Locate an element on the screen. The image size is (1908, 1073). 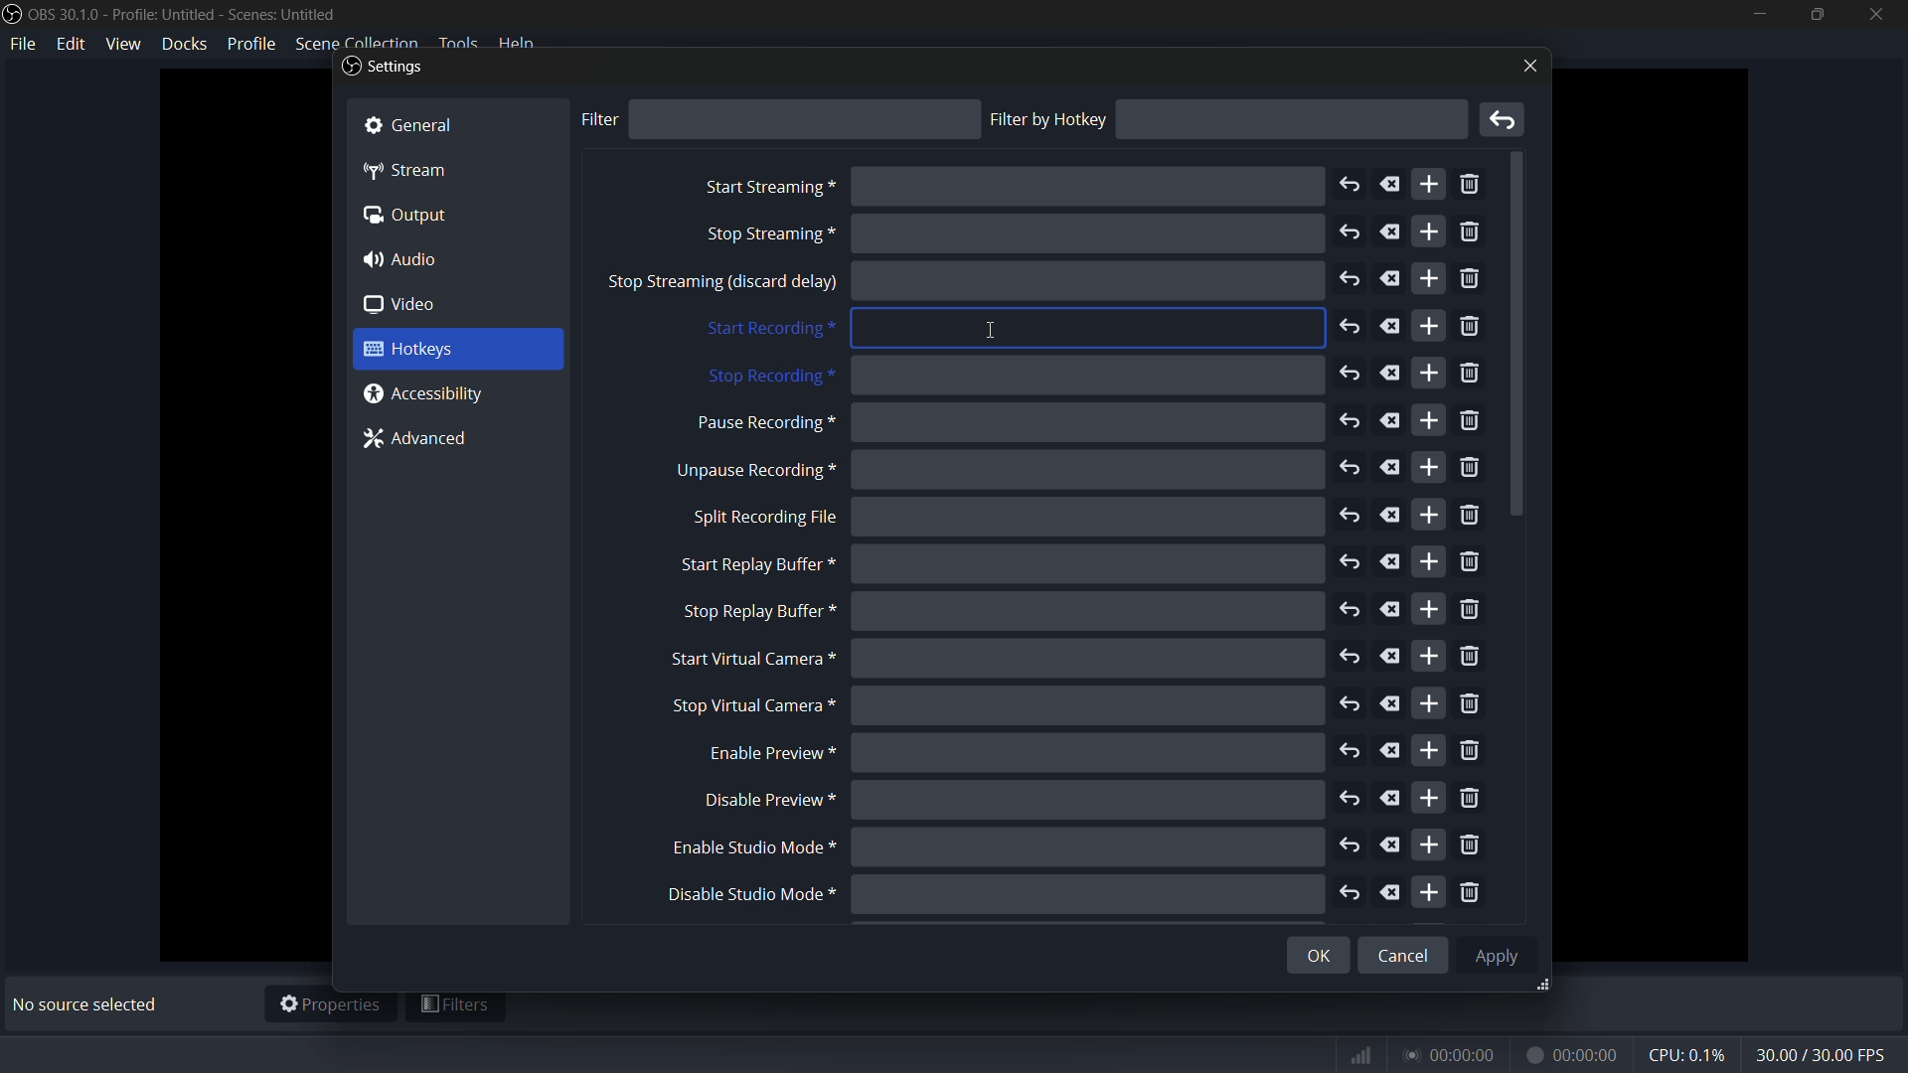
add more is located at coordinates (1432, 656).